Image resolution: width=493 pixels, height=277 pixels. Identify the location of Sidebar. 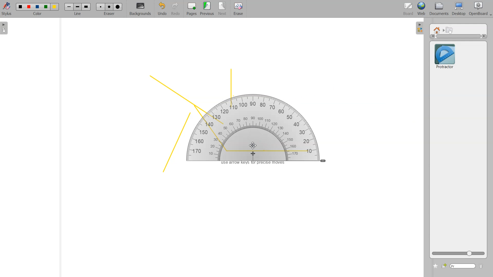
(6, 28).